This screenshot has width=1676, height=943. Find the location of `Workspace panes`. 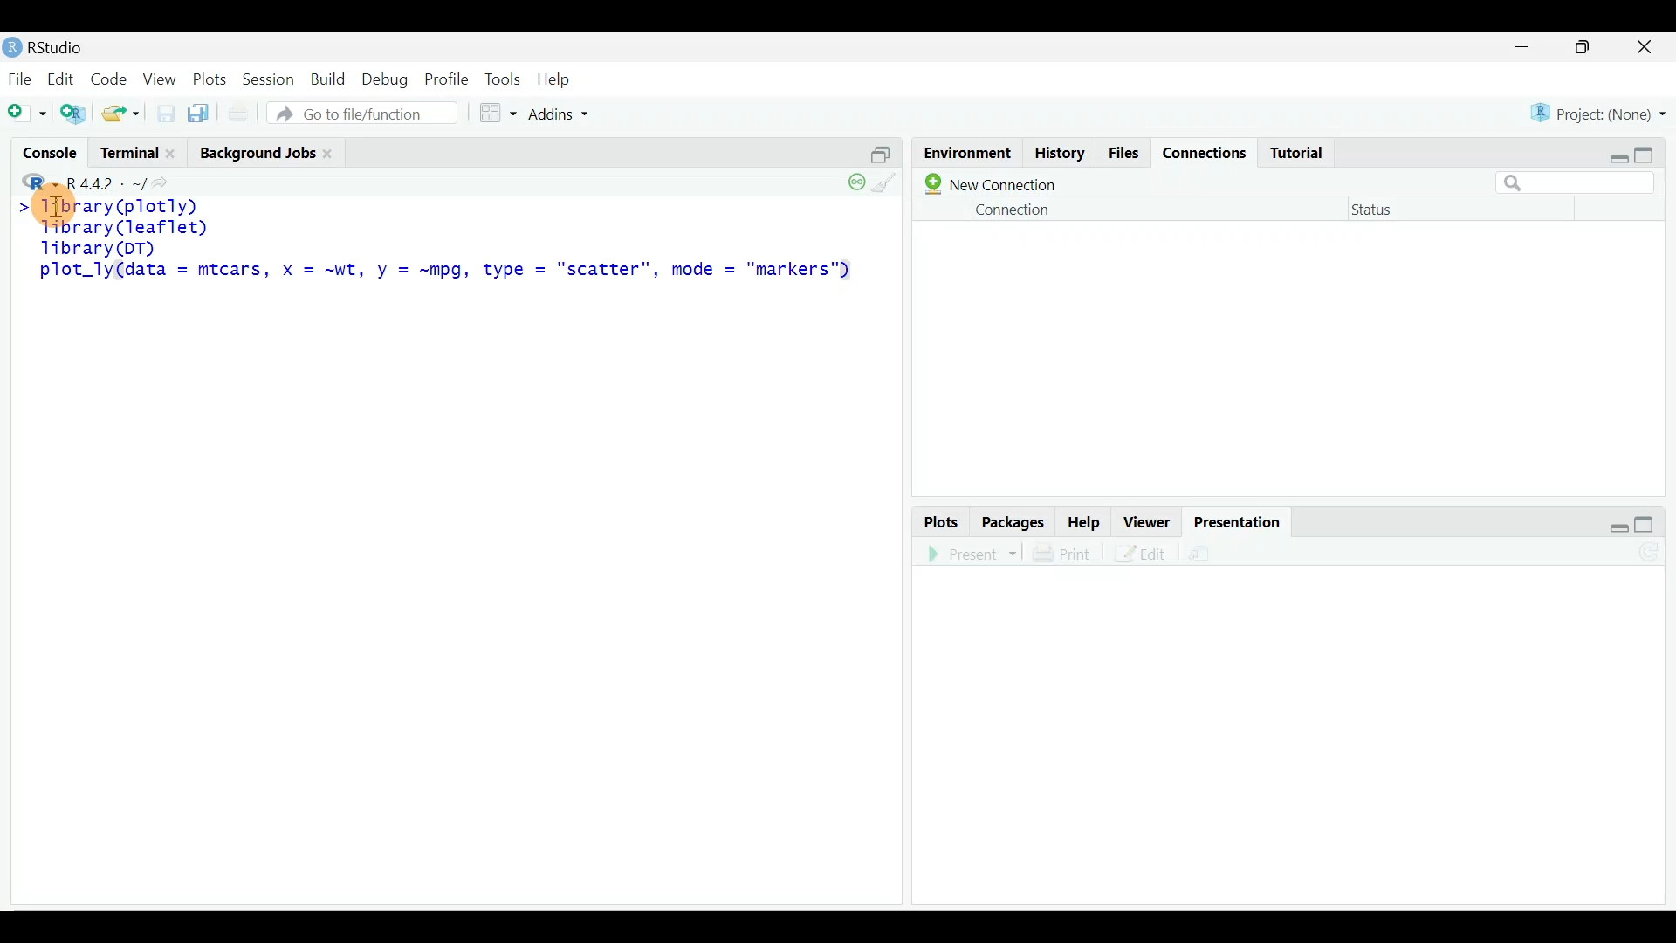

Workspace panes is located at coordinates (498, 112).